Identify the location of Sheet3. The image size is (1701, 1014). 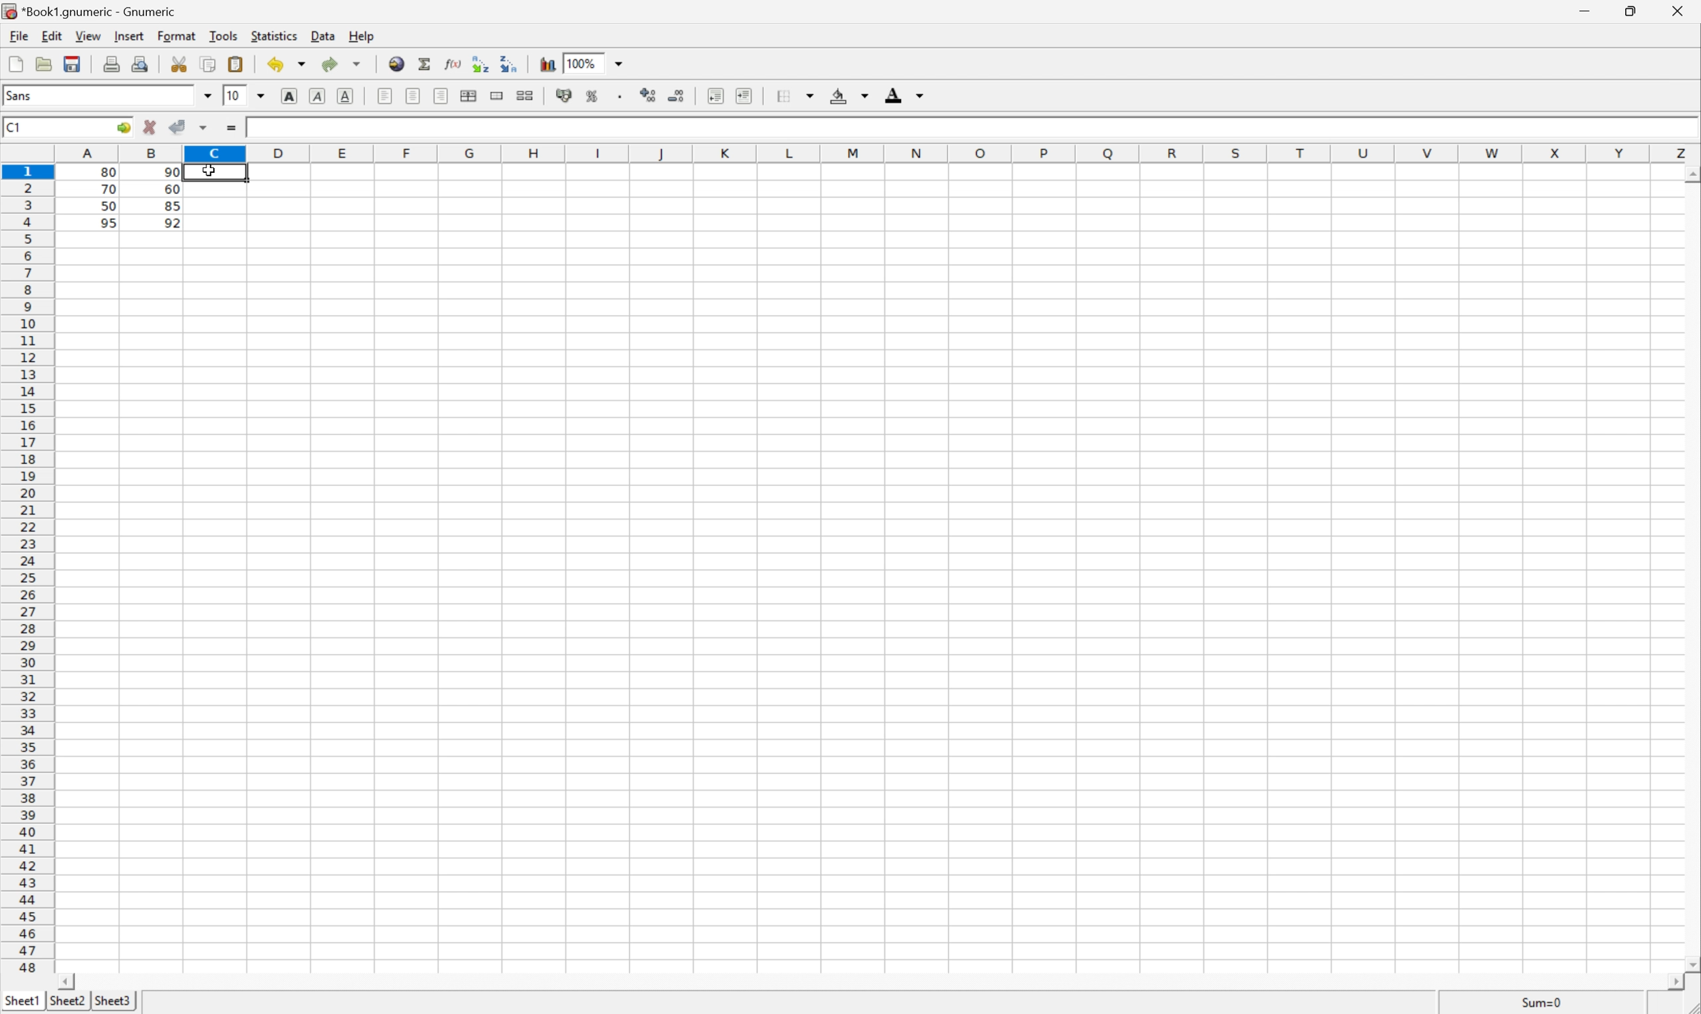
(113, 1000).